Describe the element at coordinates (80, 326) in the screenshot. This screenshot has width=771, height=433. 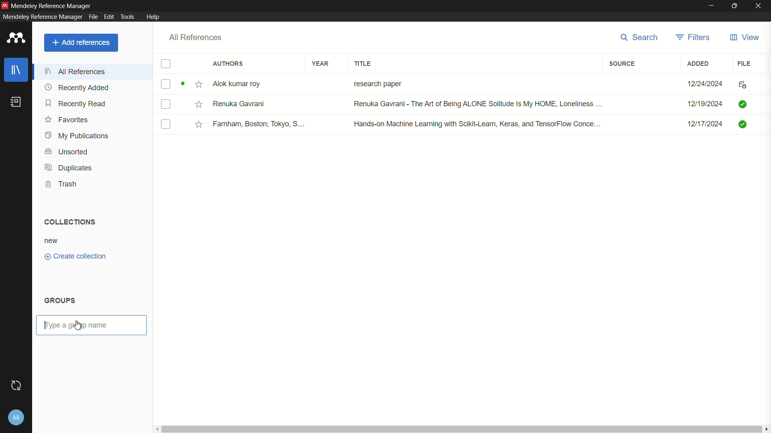
I see `cursor` at that location.